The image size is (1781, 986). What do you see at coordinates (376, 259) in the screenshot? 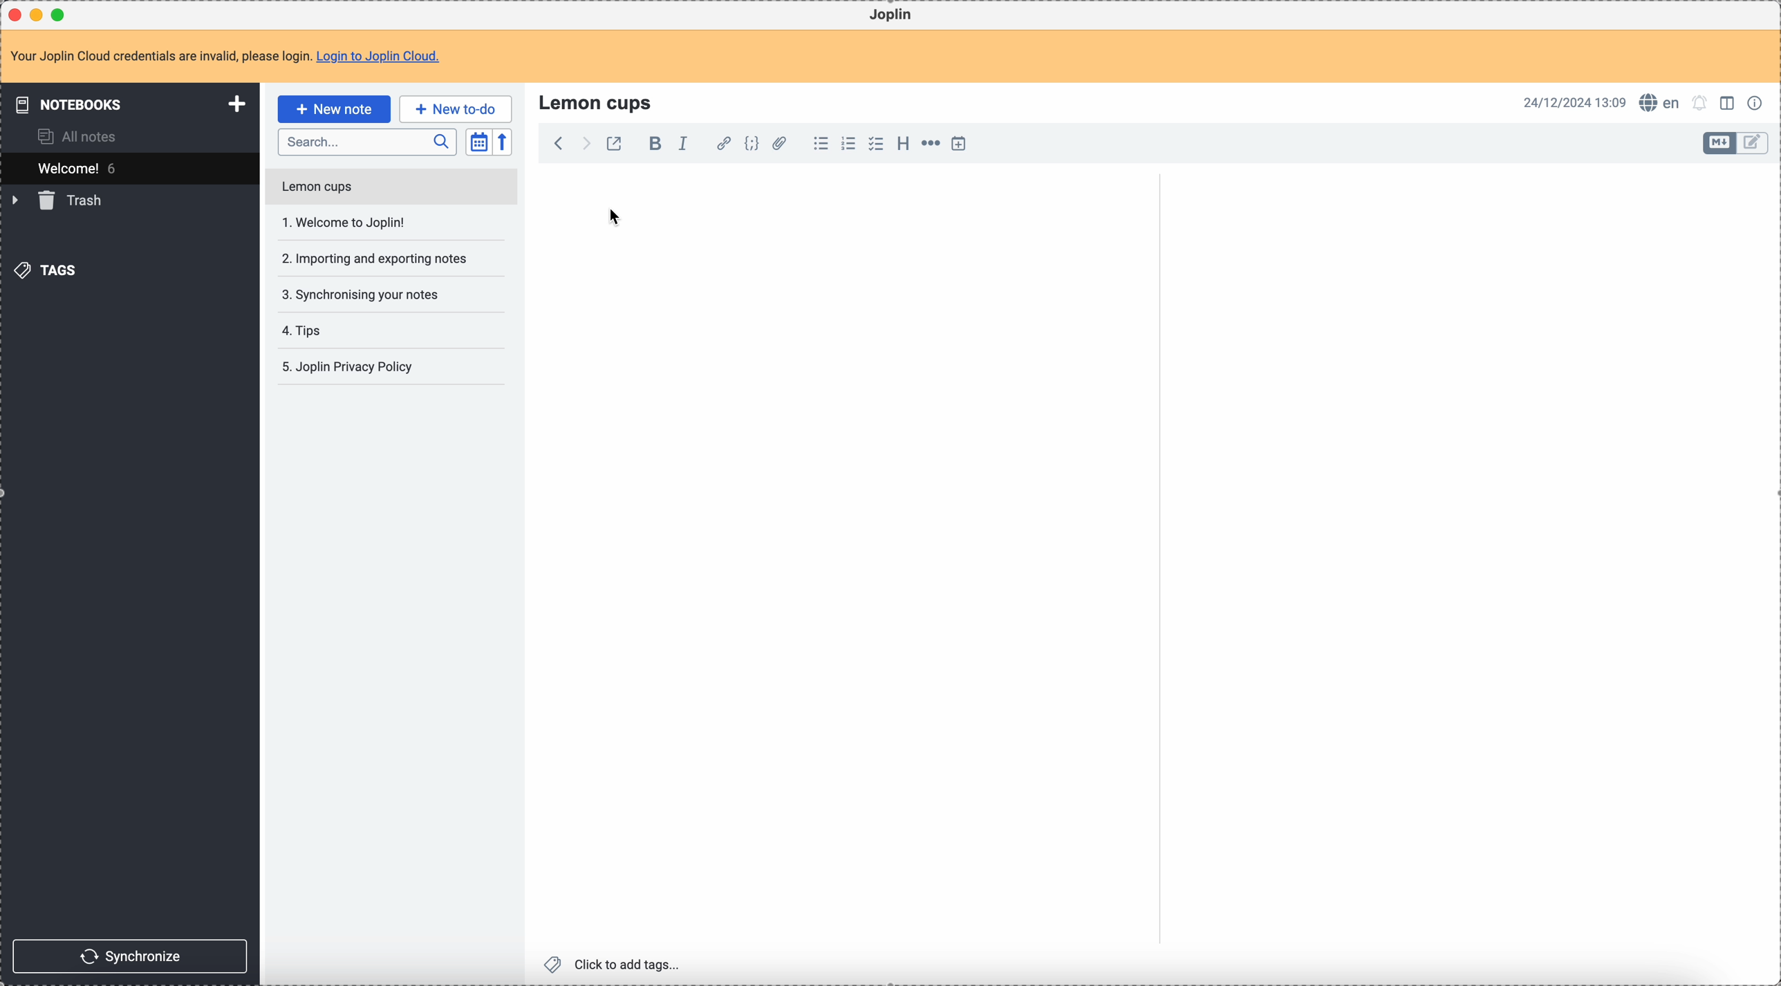
I see `importing and exporting your notes` at bounding box center [376, 259].